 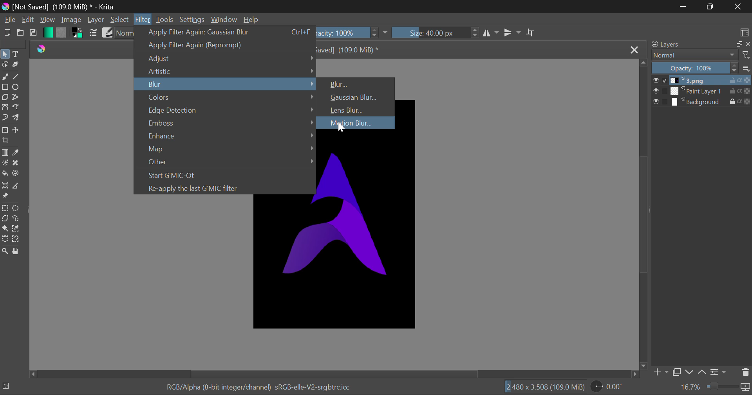 I want to click on Lens Blur, so click(x=357, y=110).